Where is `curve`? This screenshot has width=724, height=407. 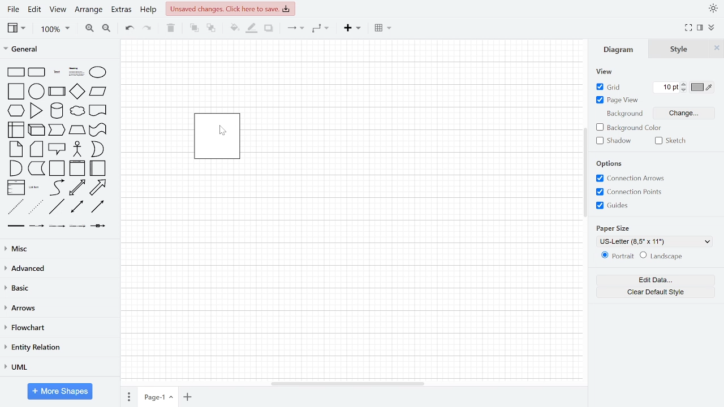
curve is located at coordinates (56, 188).